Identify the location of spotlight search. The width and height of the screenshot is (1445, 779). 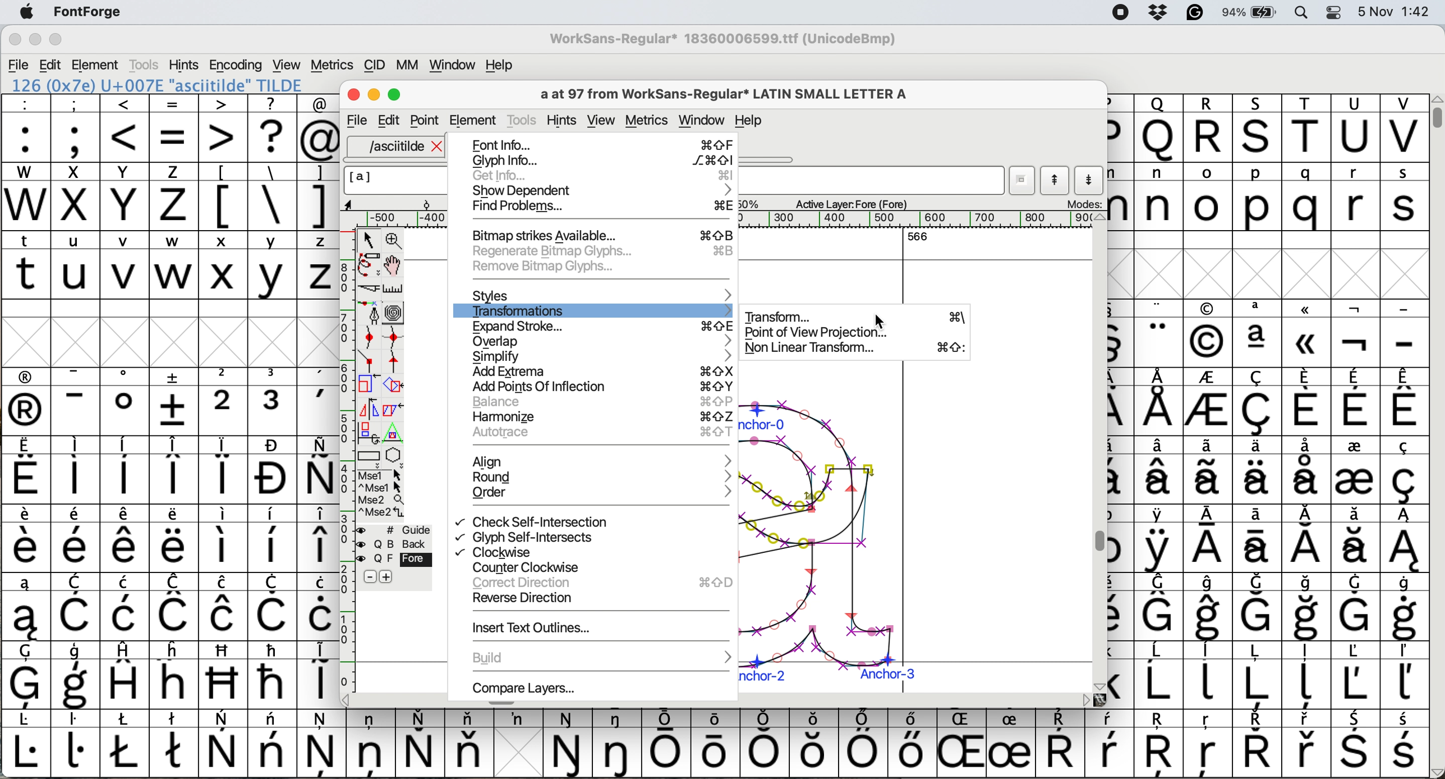
(1304, 12).